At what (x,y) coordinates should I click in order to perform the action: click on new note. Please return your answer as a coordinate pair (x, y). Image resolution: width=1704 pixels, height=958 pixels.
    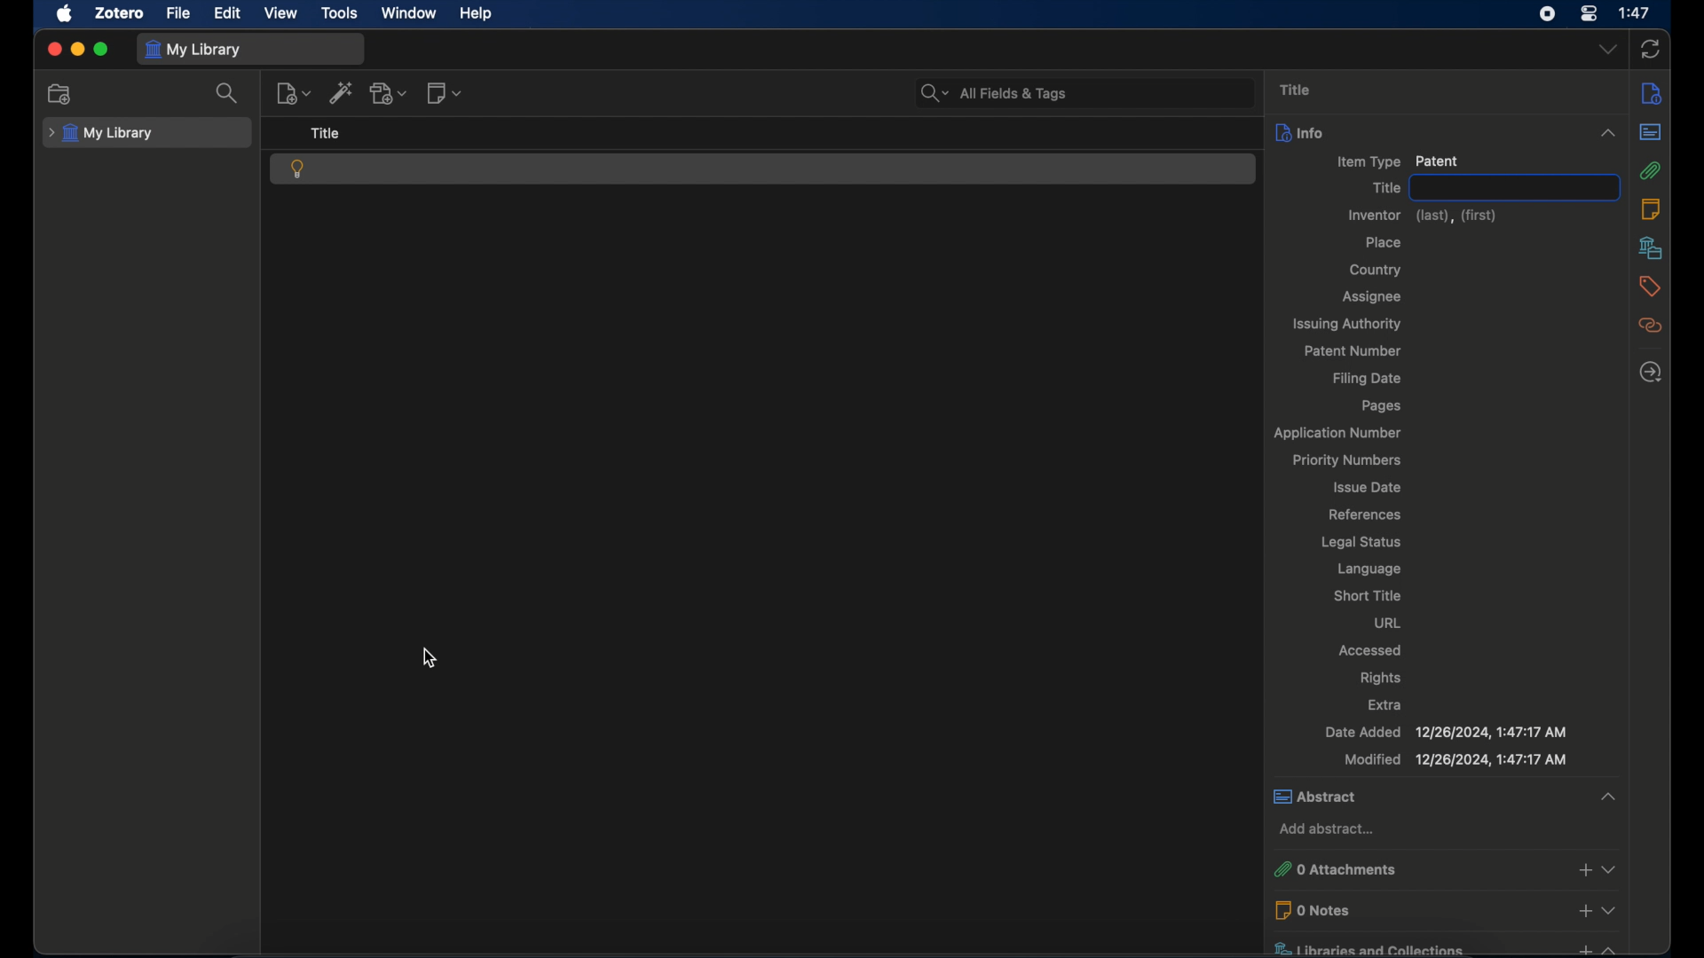
    Looking at the image, I should click on (443, 93).